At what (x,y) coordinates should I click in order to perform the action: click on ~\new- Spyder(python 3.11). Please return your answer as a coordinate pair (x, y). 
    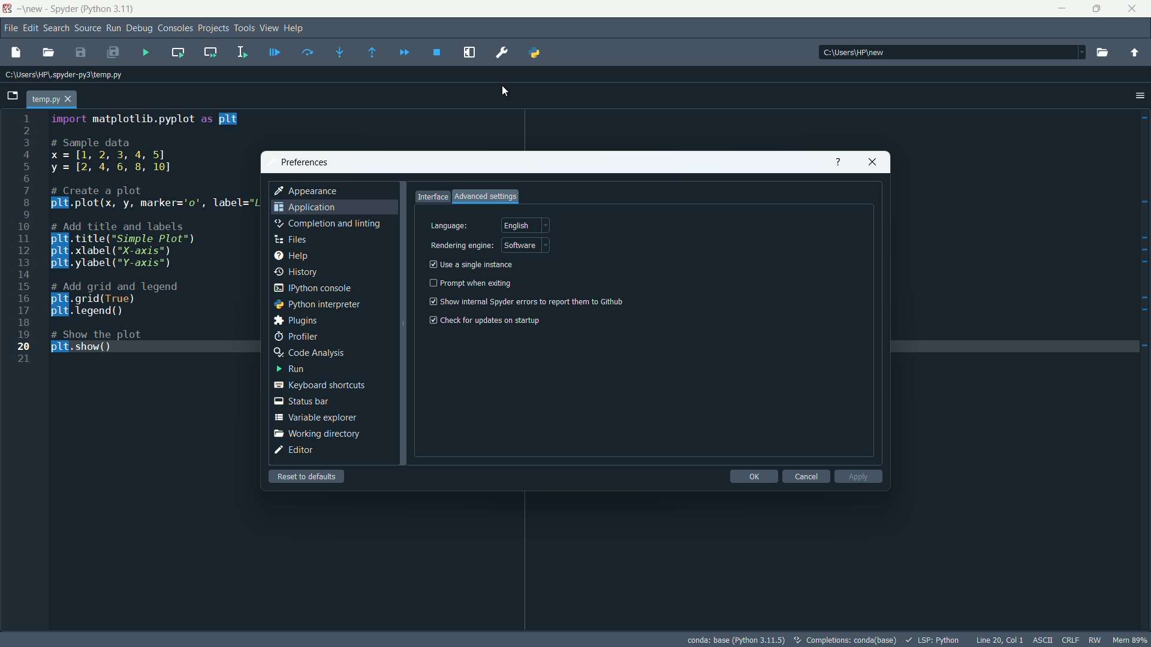
    Looking at the image, I should click on (109, 9).